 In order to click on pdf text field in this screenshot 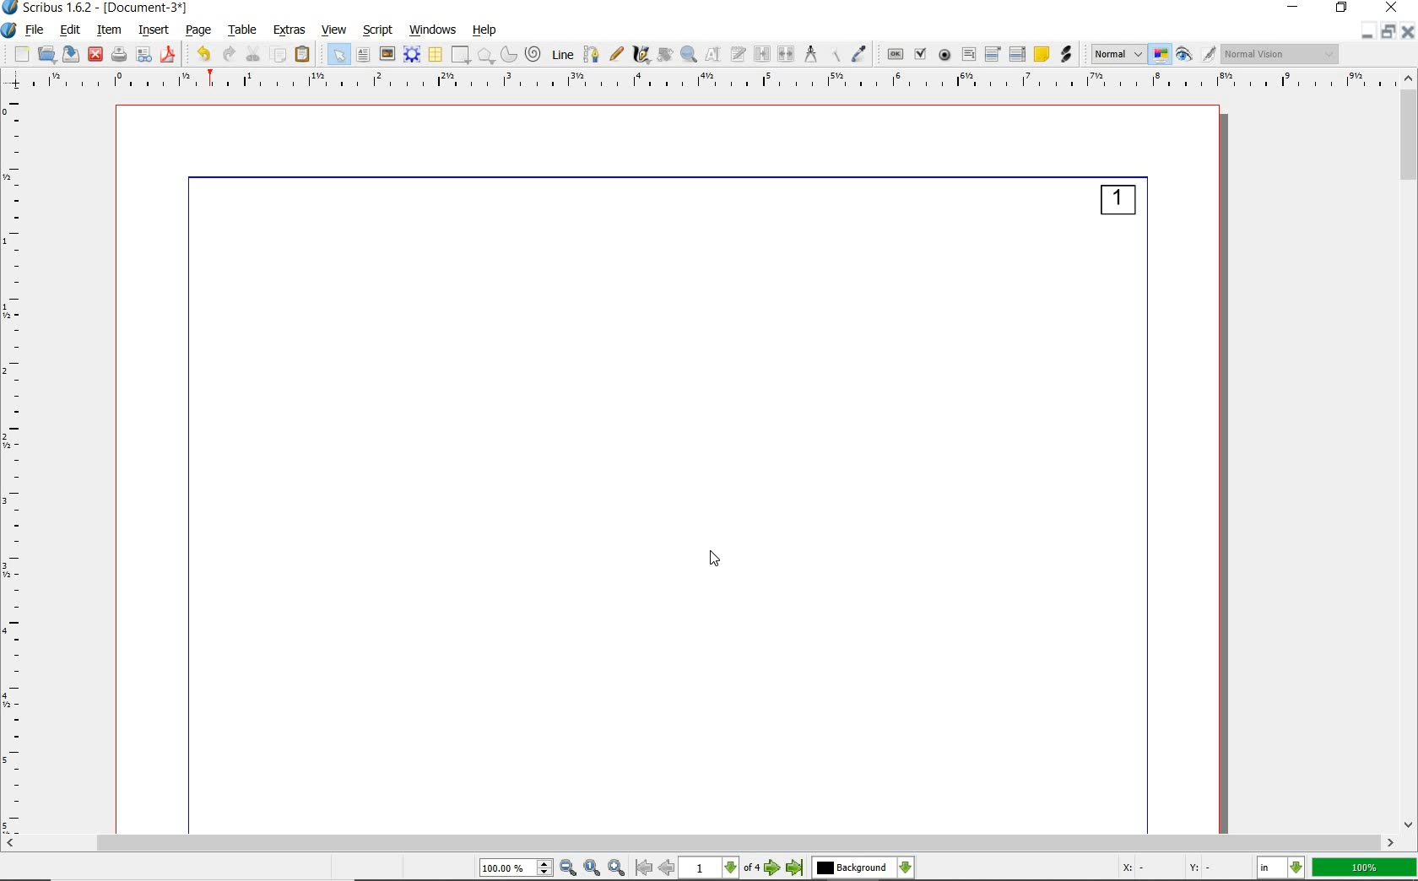, I will do `click(970, 52)`.